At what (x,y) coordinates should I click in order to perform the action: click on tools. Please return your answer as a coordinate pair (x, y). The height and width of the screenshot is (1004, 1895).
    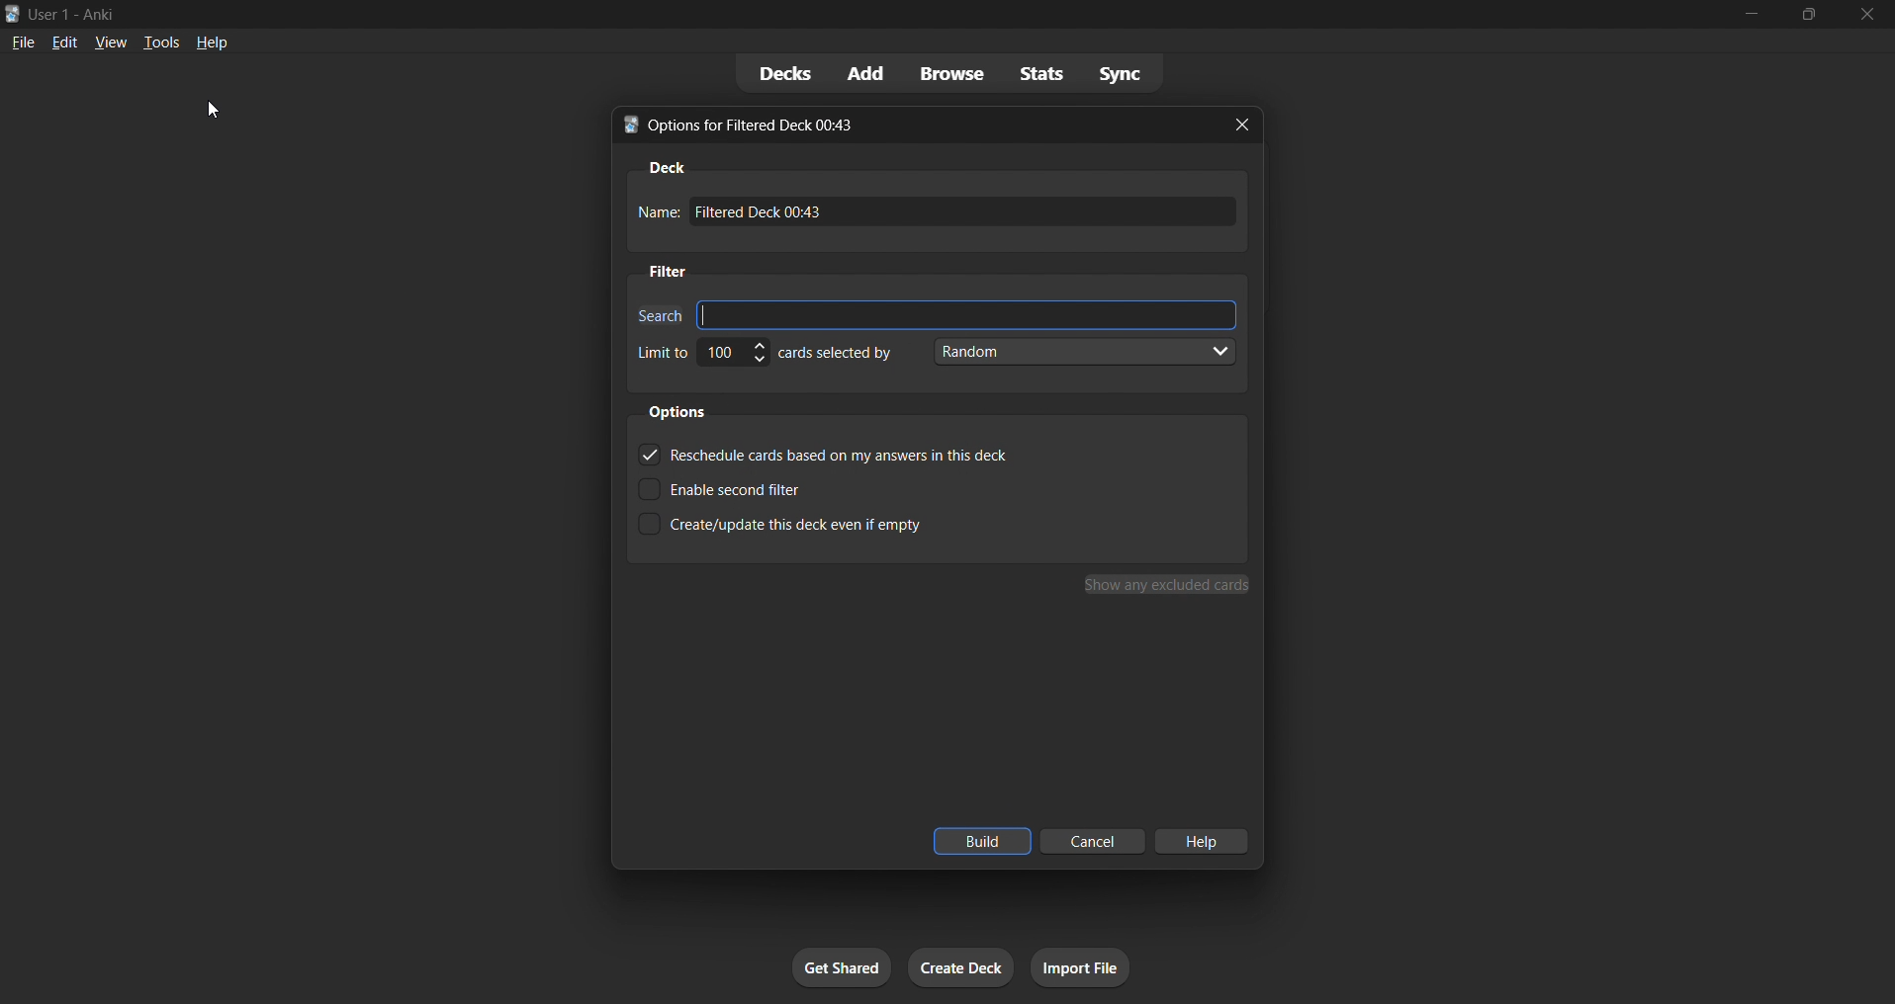
    Looking at the image, I should click on (164, 41).